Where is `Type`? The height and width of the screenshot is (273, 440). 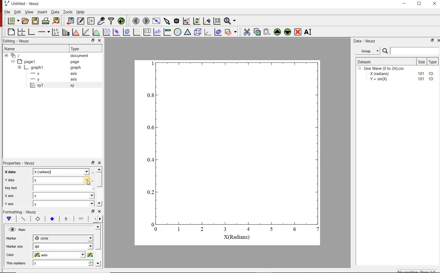 Type is located at coordinates (434, 61).